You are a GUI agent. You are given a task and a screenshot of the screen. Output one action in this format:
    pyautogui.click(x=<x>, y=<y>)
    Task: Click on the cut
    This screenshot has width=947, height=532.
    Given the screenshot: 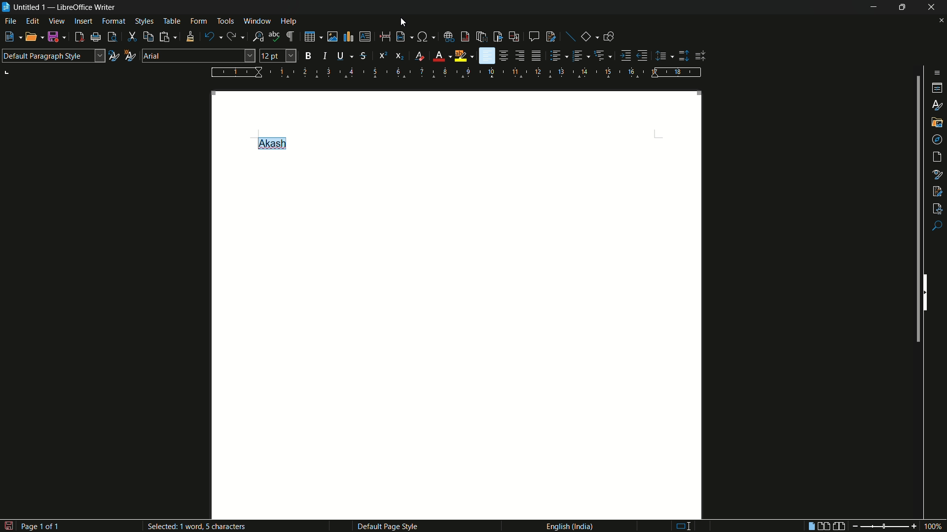 What is the action you would take?
    pyautogui.click(x=132, y=37)
    